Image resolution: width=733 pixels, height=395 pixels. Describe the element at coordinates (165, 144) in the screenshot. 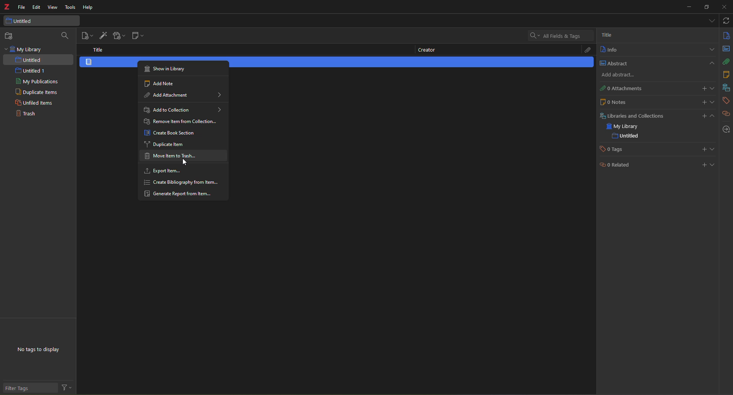

I see `duplicate item` at that location.